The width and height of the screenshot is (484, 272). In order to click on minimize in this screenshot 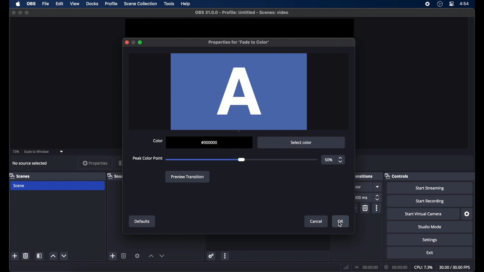, I will do `click(133, 42)`.